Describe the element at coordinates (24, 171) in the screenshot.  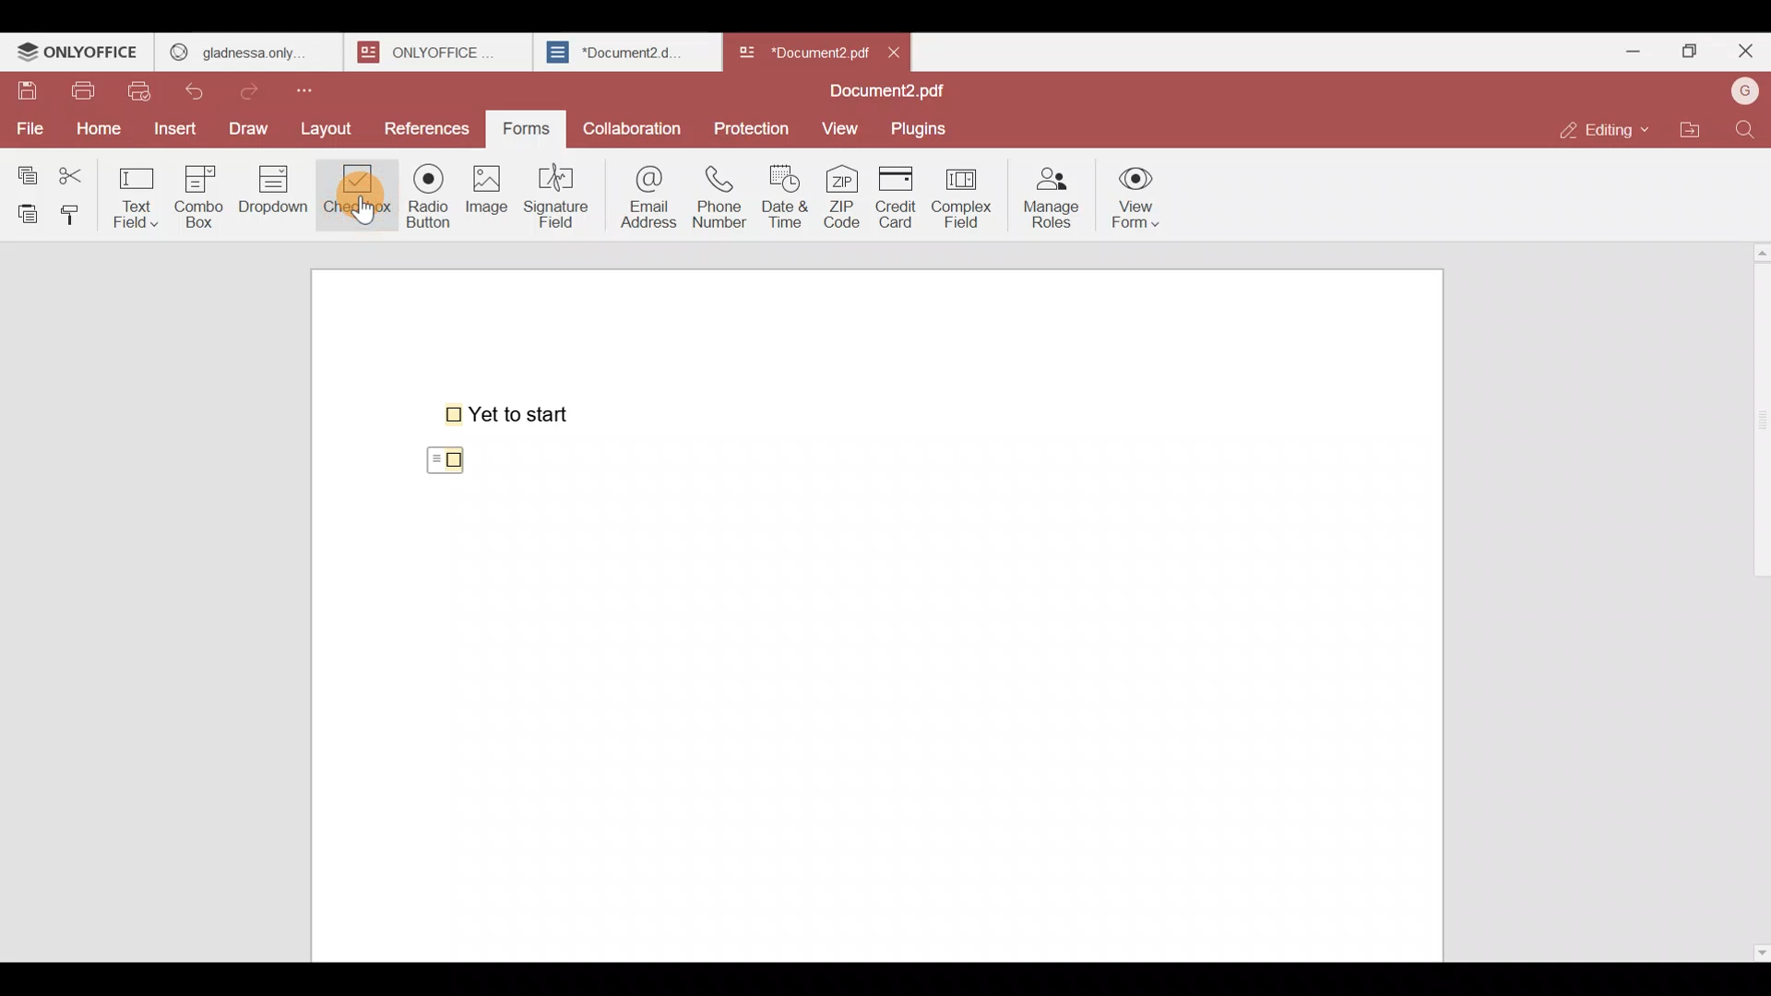
I see `Copy` at that location.